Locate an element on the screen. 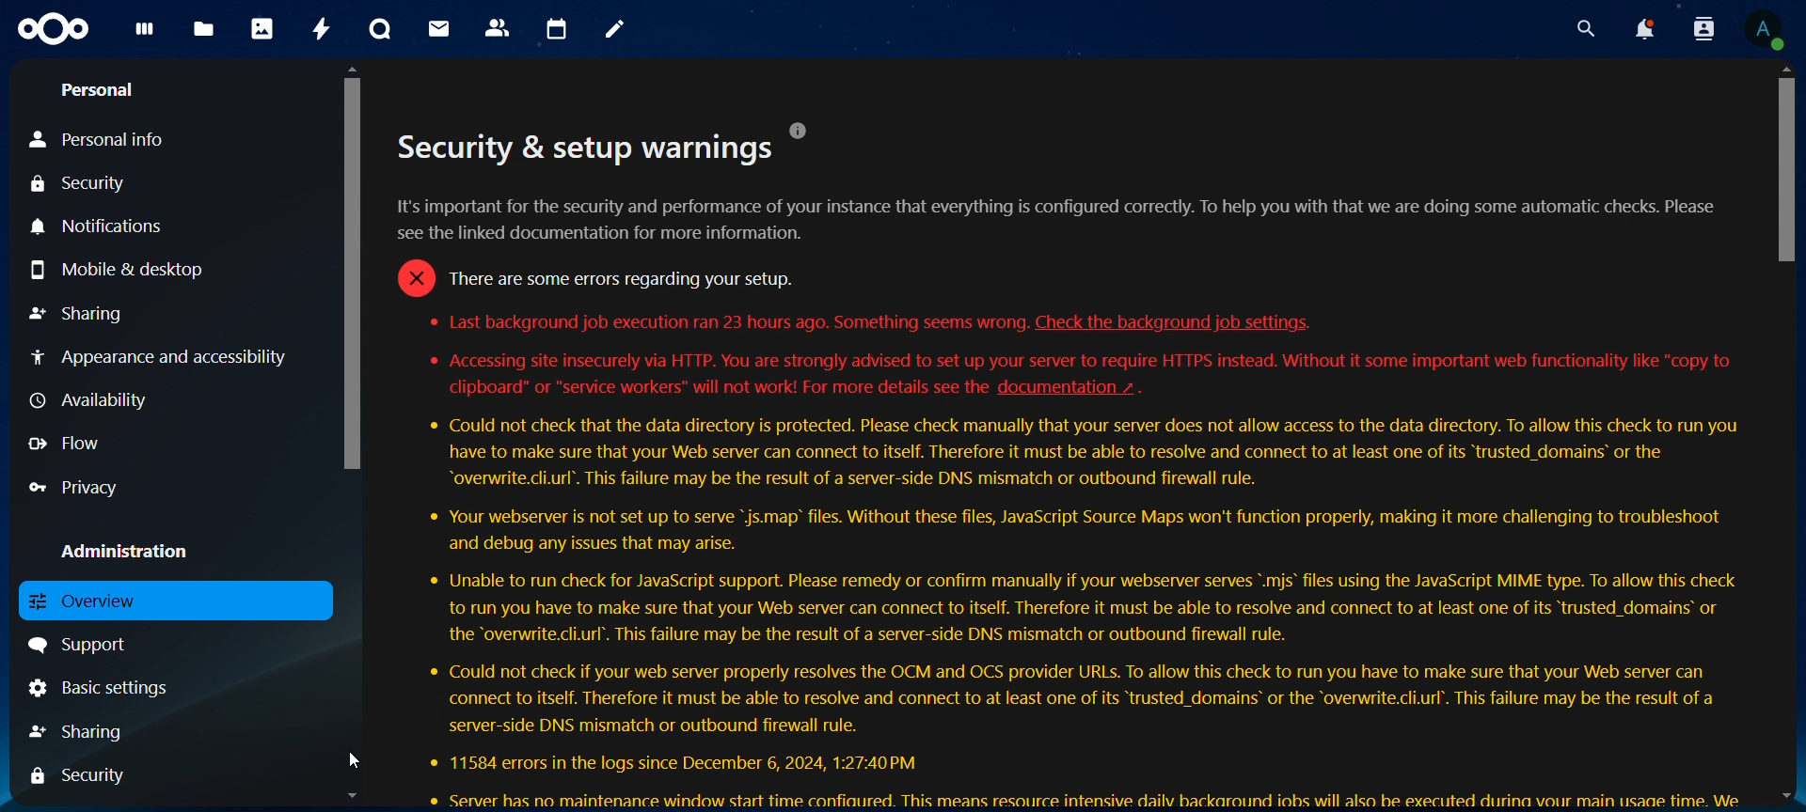 Image resolution: width=1806 pixels, height=812 pixels. photos is located at coordinates (261, 29).